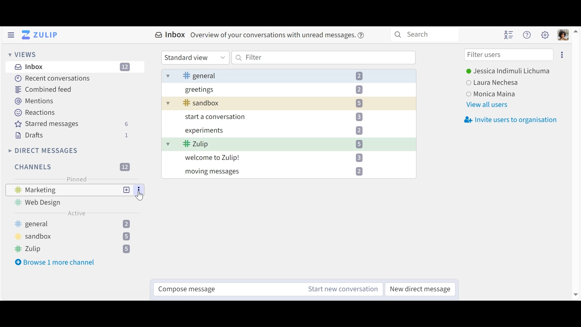  What do you see at coordinates (281, 131) in the screenshot?
I see `experiments` at bounding box center [281, 131].